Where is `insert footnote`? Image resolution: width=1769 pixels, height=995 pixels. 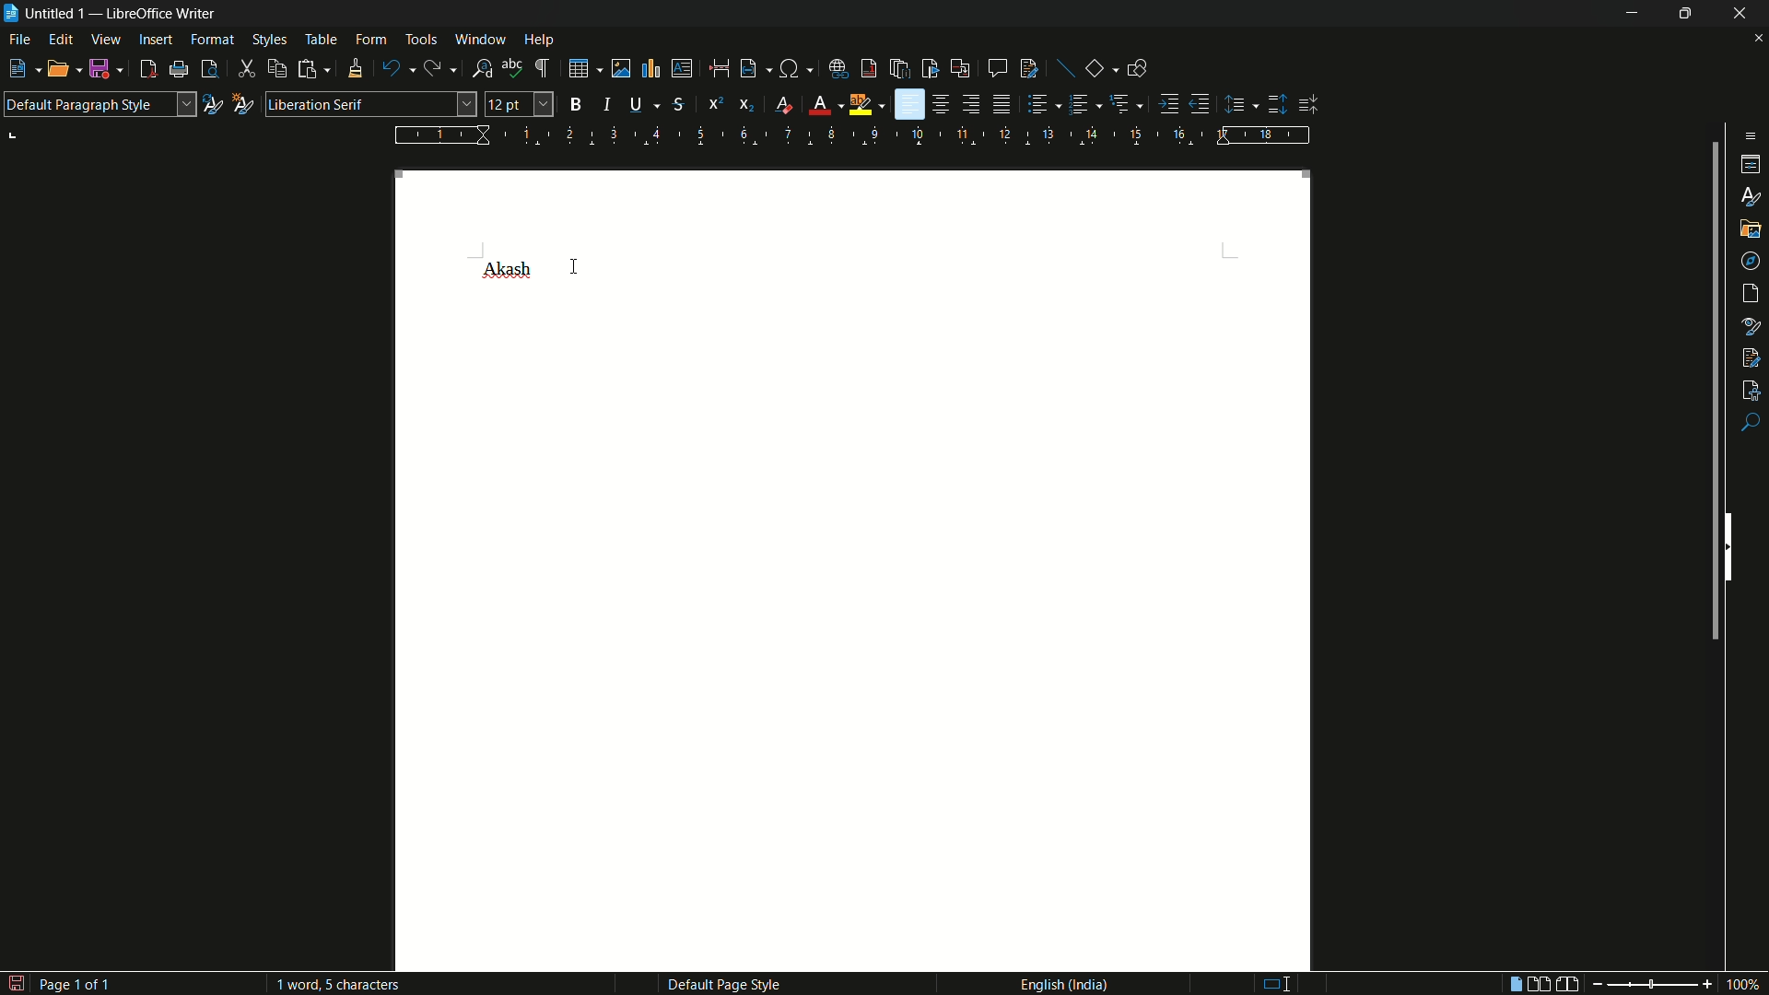
insert footnote is located at coordinates (870, 68).